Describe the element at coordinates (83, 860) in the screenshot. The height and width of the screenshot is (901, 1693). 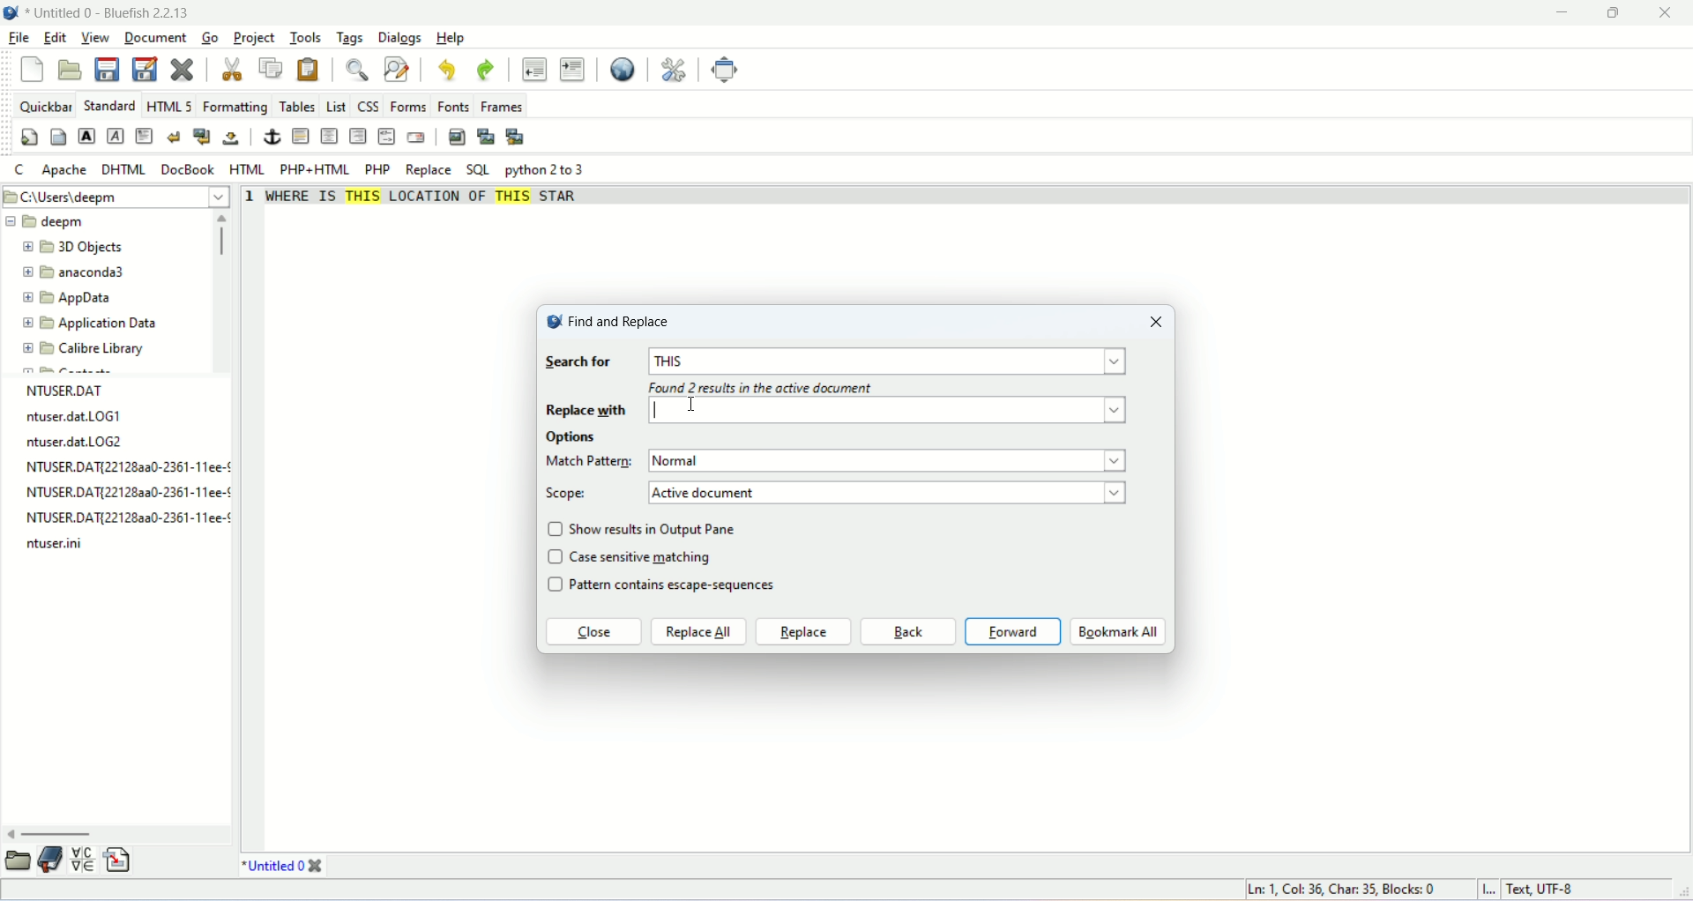
I see `char map` at that location.